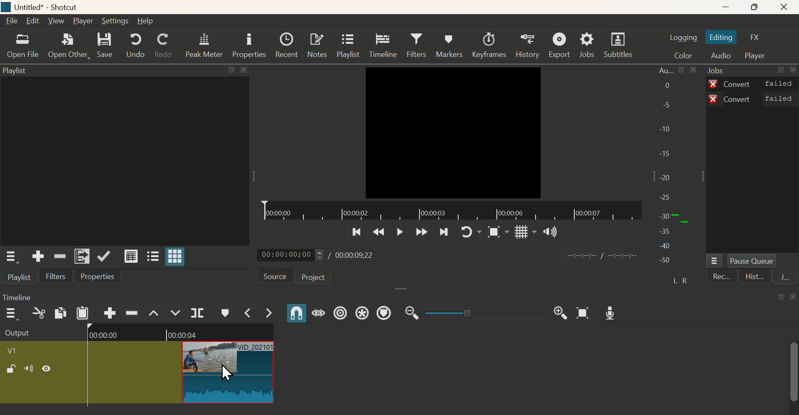  Describe the element at coordinates (603, 256) in the screenshot. I see `time` at that location.